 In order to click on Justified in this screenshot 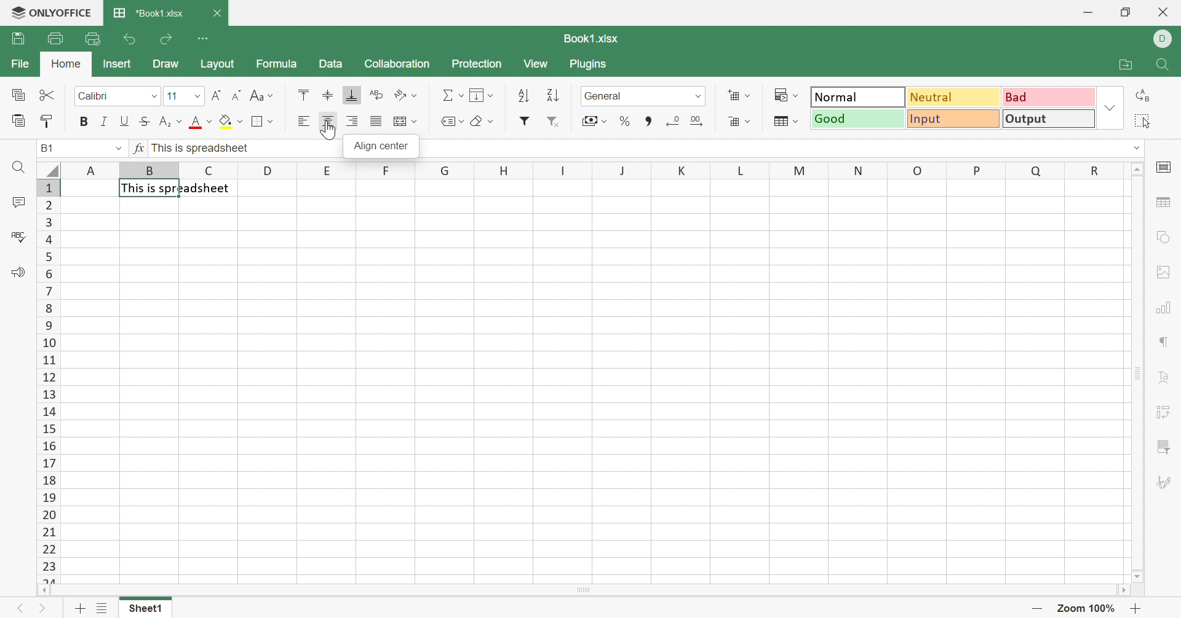, I will do `click(377, 120)`.